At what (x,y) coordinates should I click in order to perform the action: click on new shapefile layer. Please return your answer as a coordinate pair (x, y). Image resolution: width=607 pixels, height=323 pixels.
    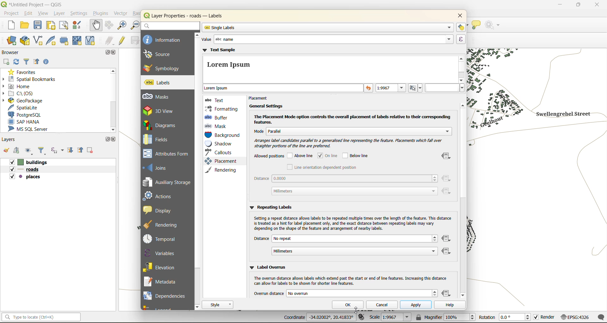
    Looking at the image, I should click on (41, 41).